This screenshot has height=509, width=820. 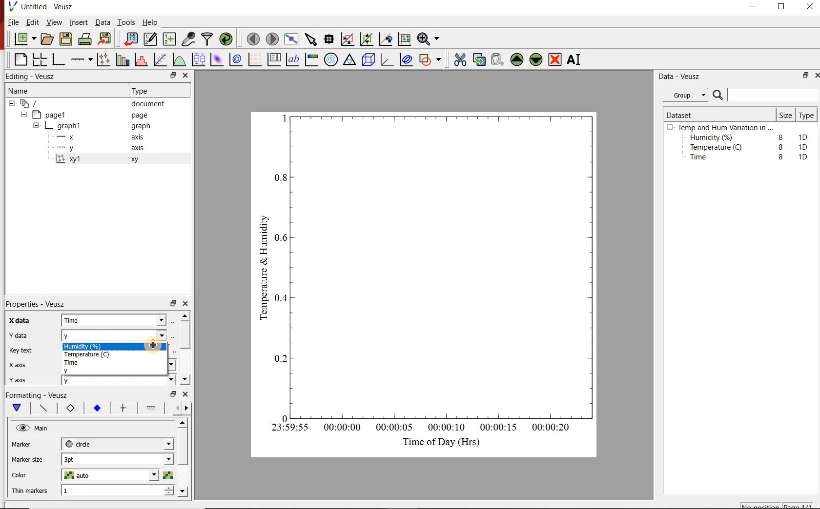 I want to click on Select using dataset browser, so click(x=176, y=321).